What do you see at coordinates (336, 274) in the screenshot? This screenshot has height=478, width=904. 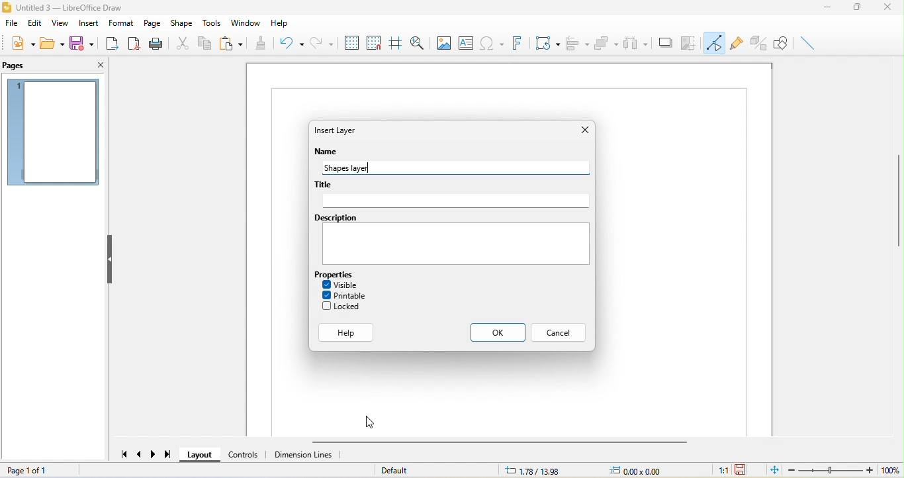 I see `properties` at bounding box center [336, 274].